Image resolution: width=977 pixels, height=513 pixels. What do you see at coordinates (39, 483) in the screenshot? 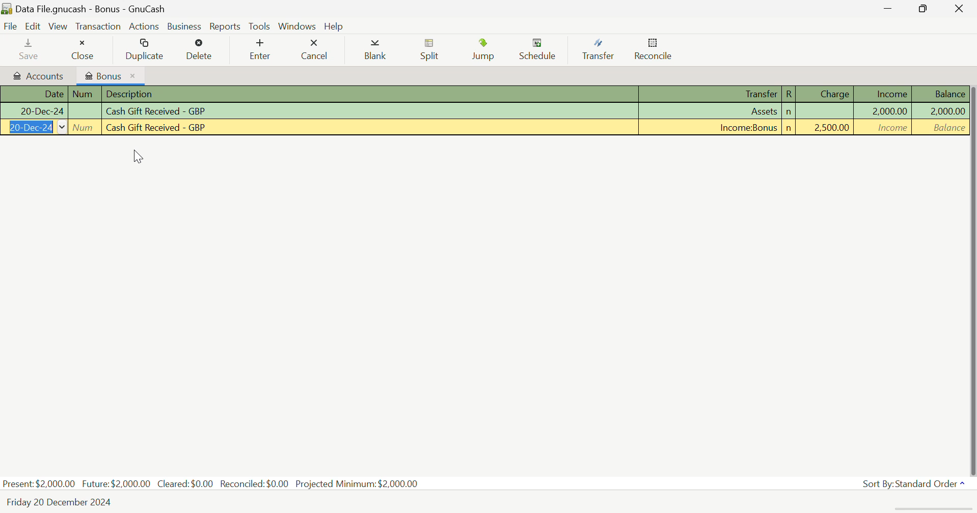
I see `Present` at bounding box center [39, 483].